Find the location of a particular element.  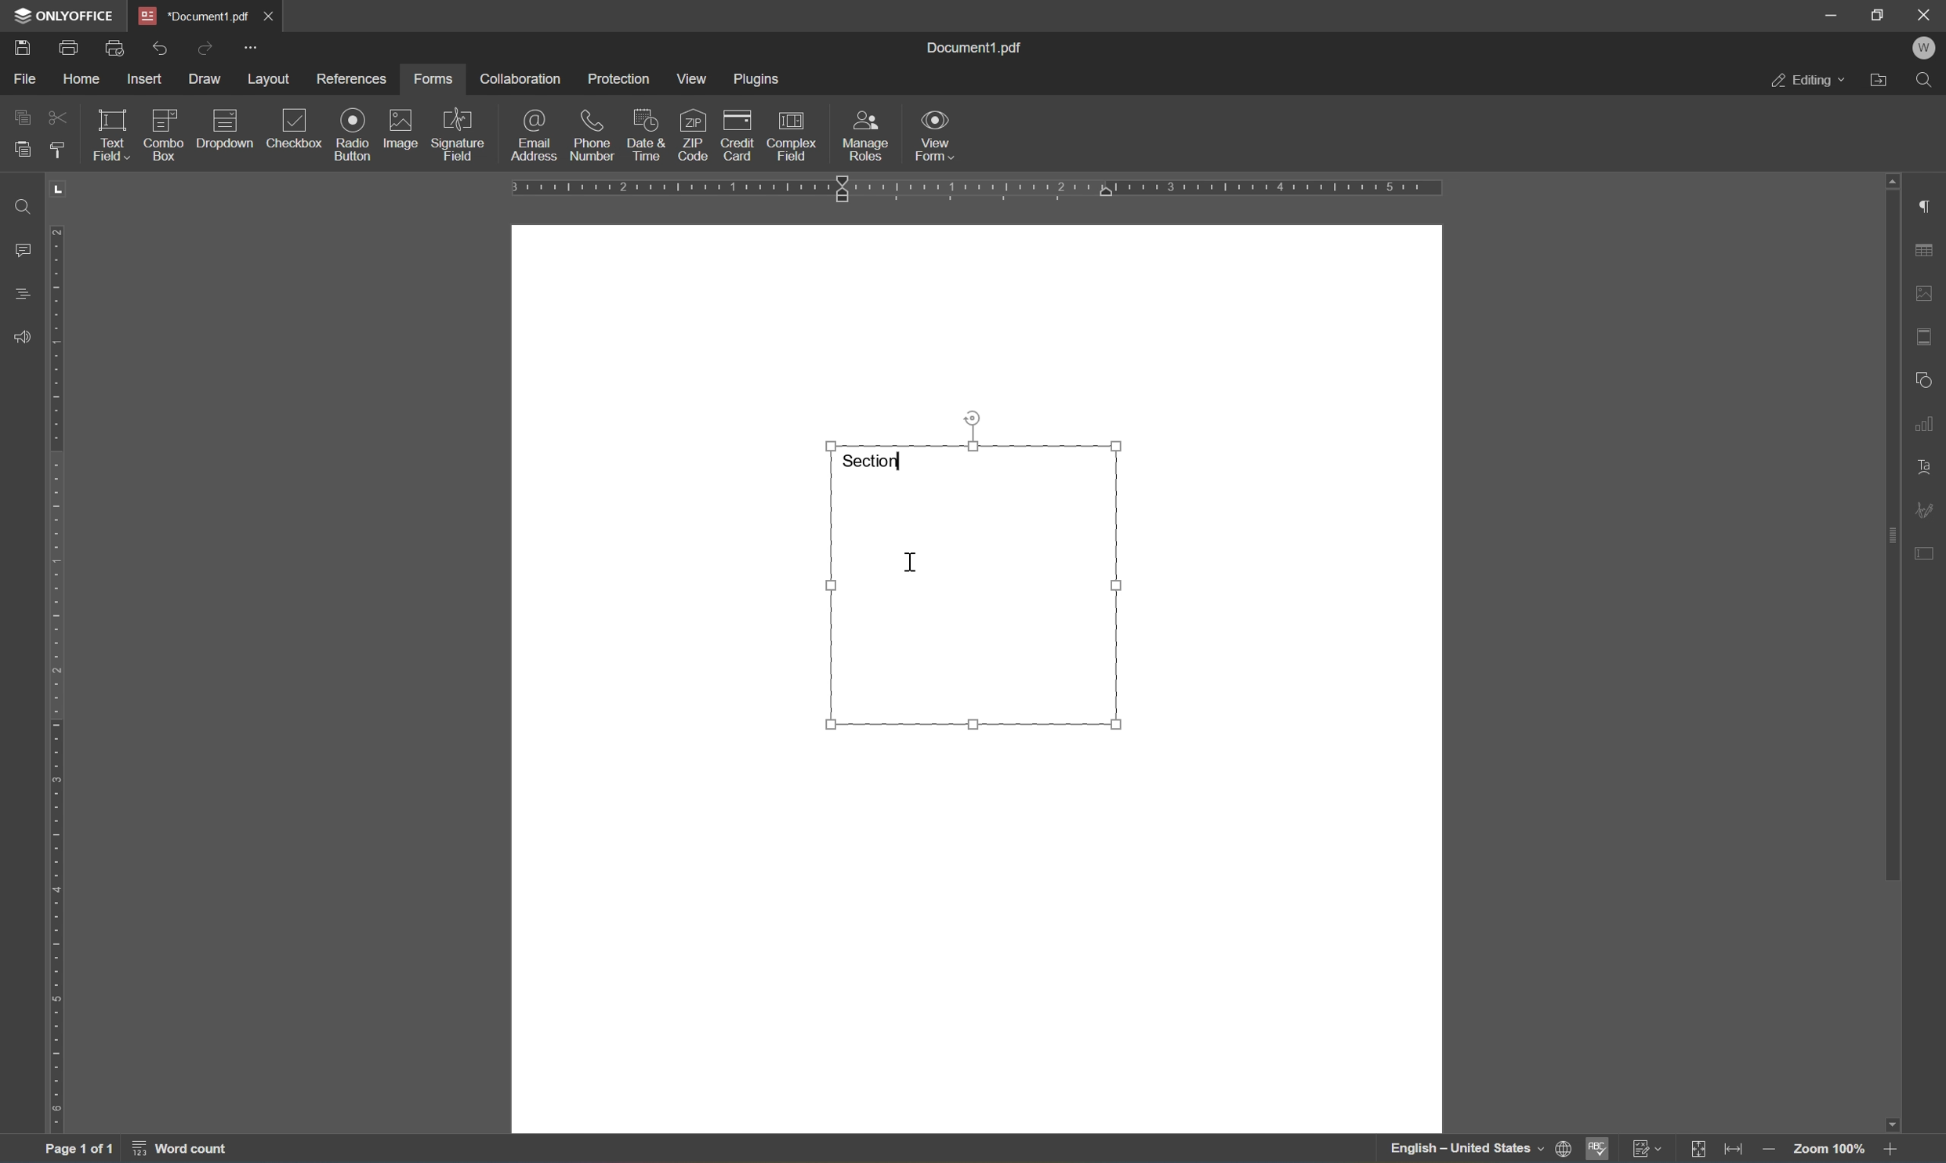

header & footer settings is located at coordinates (1926, 338).